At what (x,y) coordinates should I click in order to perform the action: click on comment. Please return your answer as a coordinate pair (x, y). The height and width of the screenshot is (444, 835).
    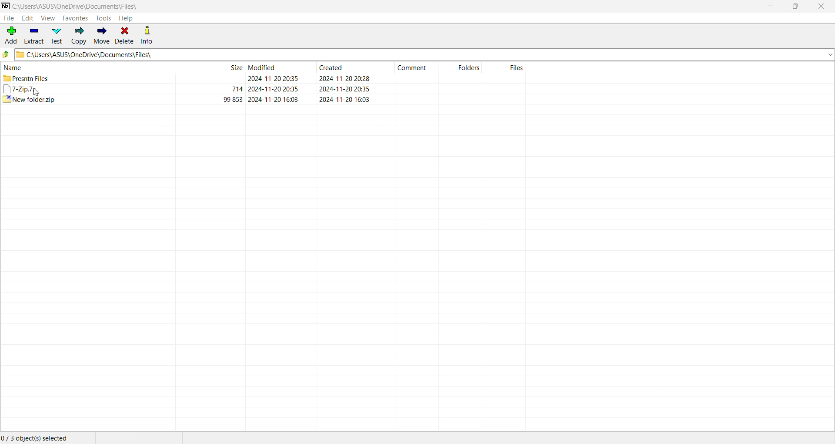
    Looking at the image, I should click on (415, 68).